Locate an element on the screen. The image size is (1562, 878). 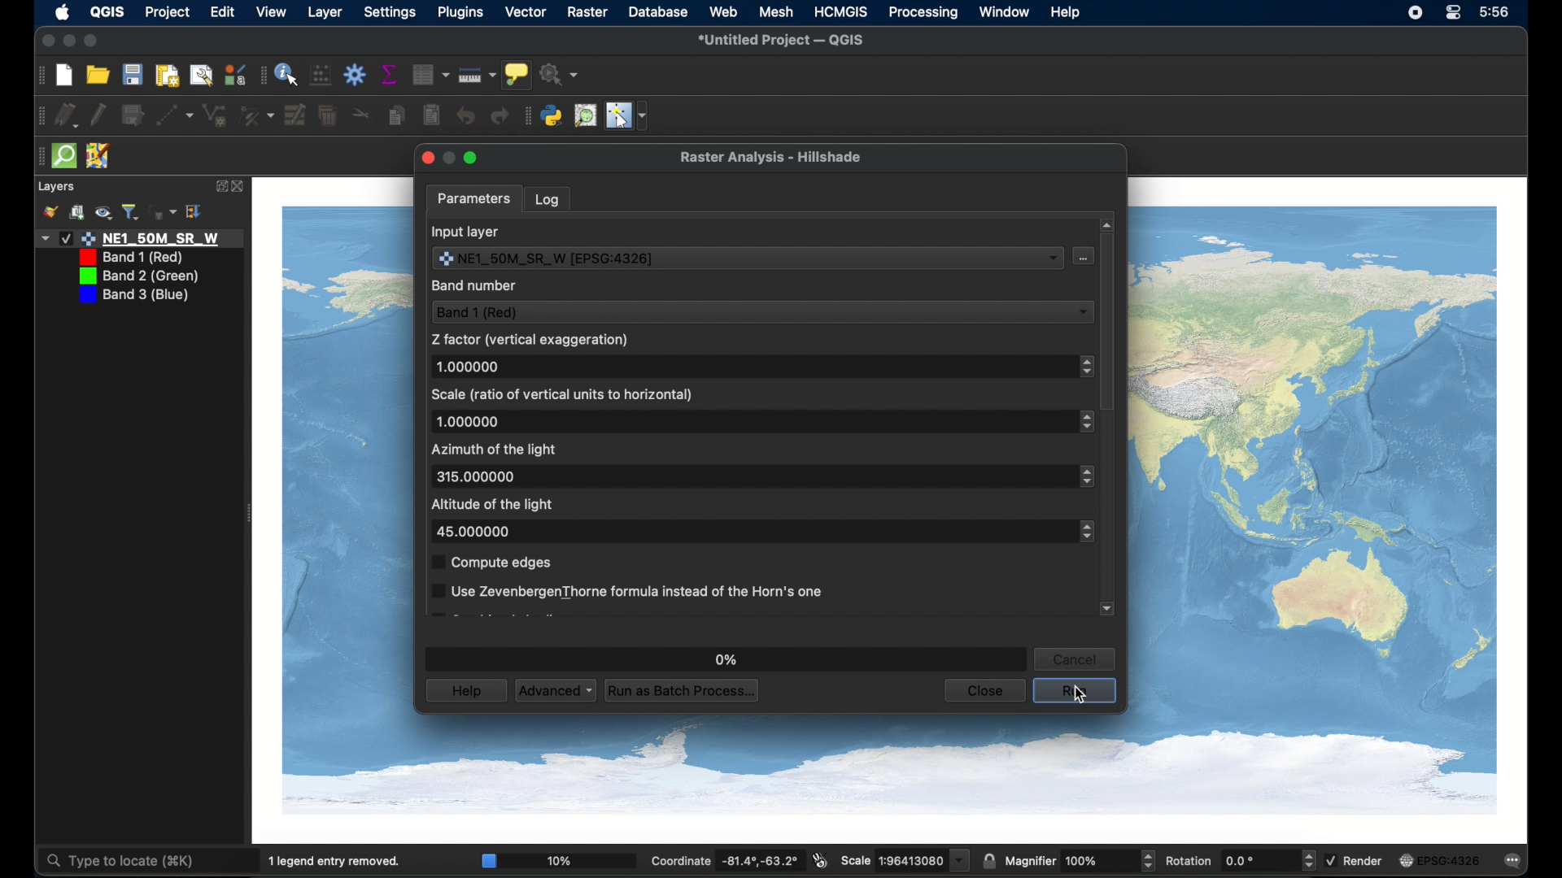
parameters is located at coordinates (473, 200).